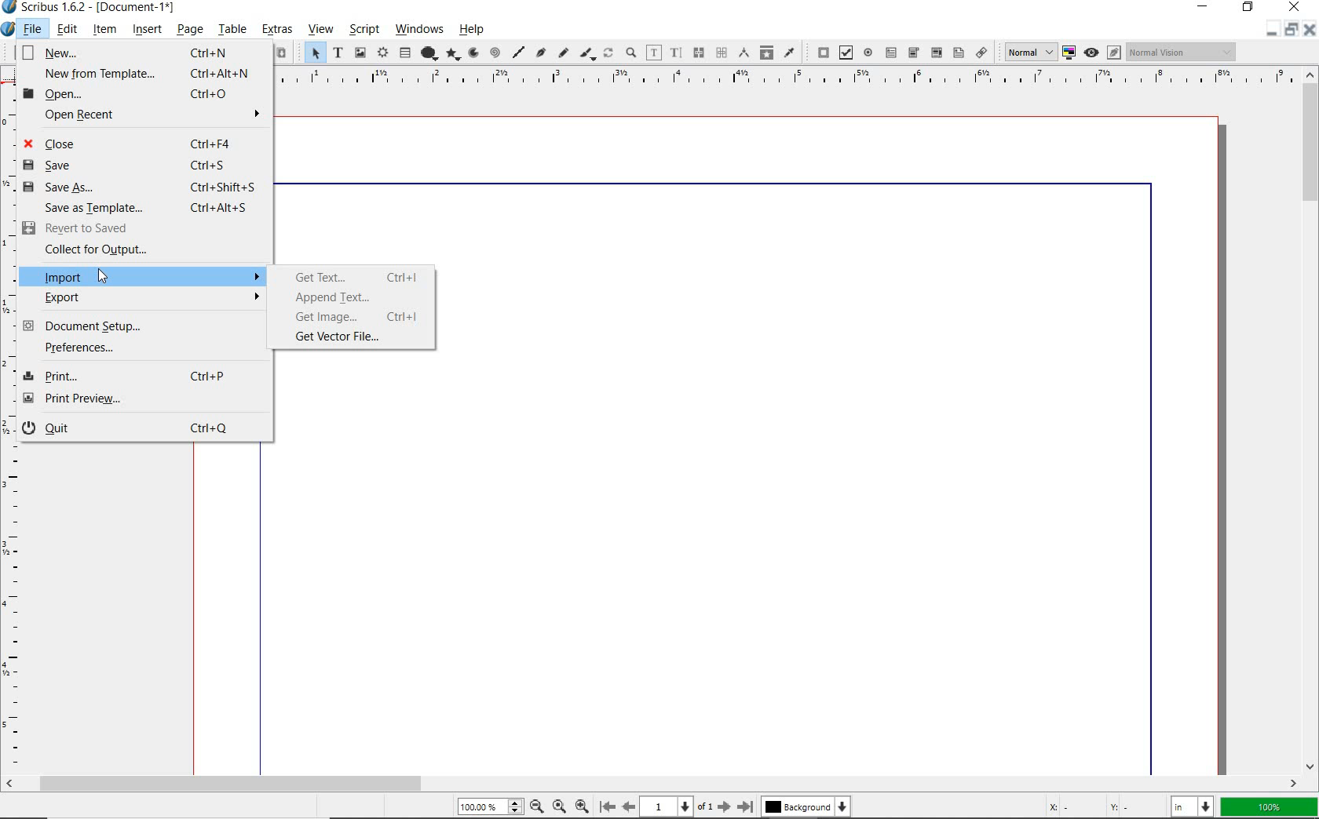 This screenshot has height=819, width=1319. What do you see at coordinates (537, 806) in the screenshot?
I see `Zoom Out` at bounding box center [537, 806].